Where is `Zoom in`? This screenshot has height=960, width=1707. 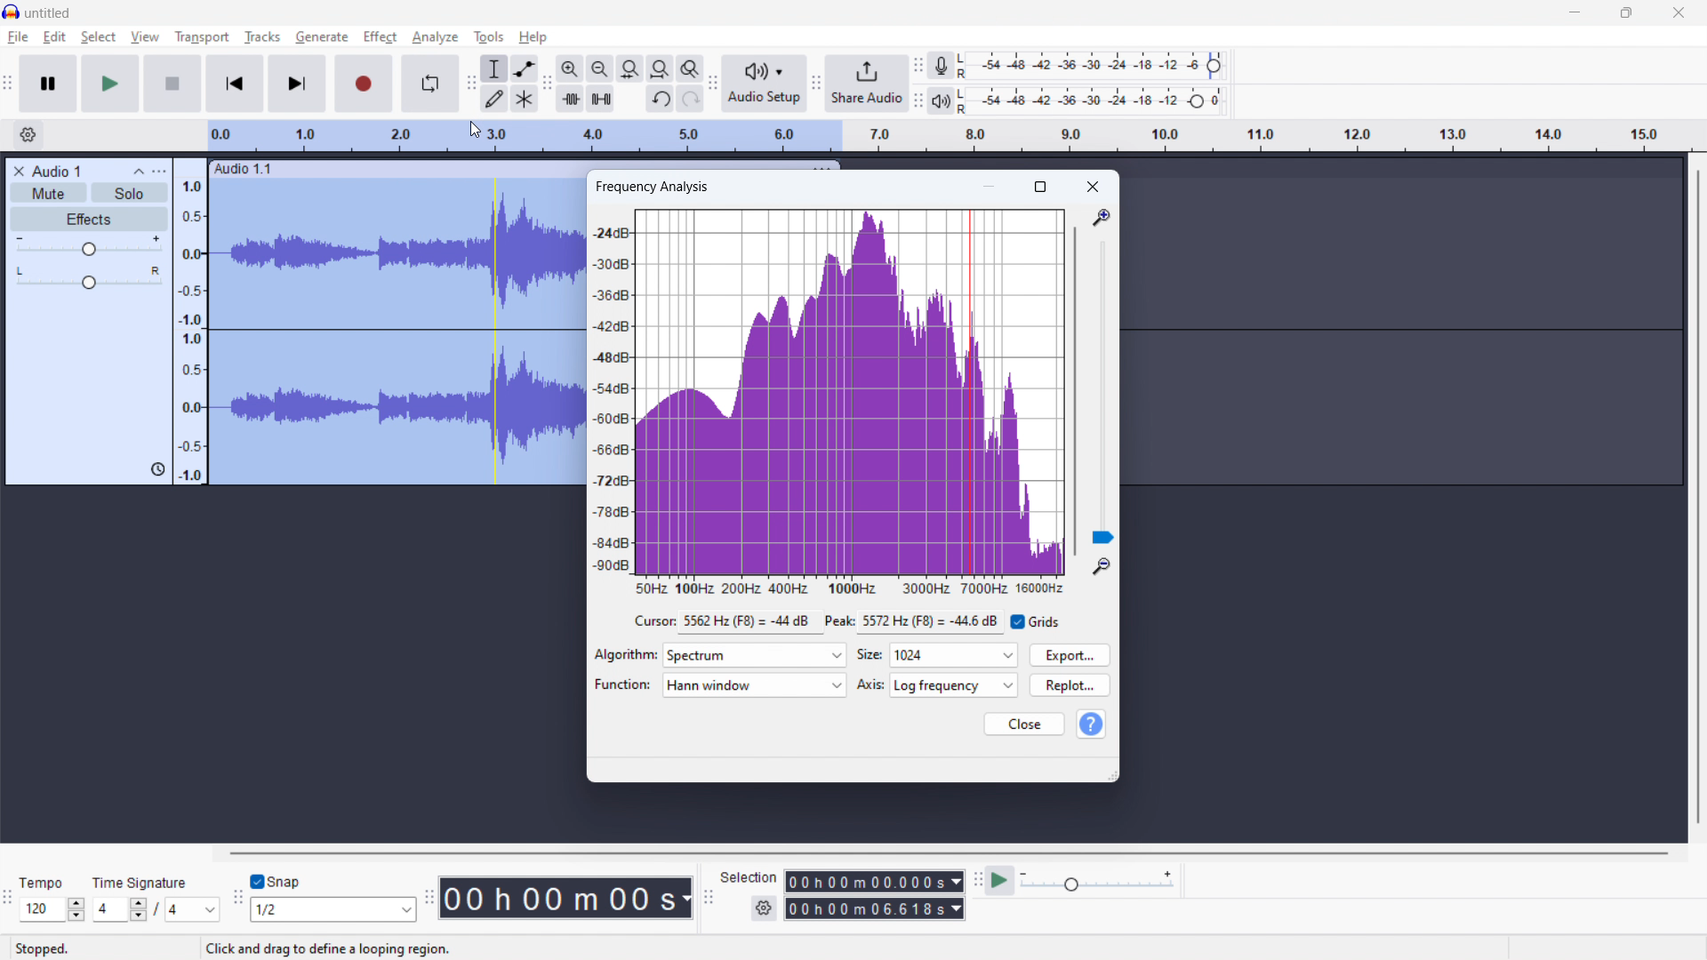 Zoom in is located at coordinates (1102, 220).